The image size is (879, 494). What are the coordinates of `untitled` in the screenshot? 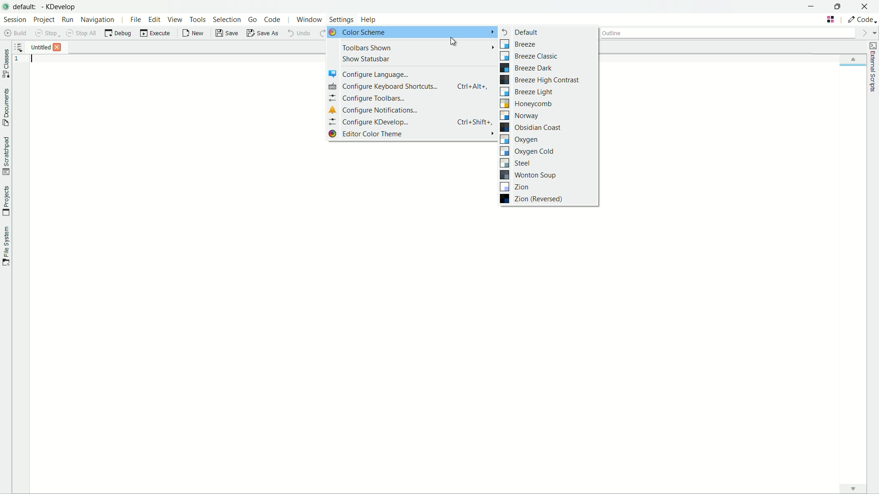 It's located at (42, 47).